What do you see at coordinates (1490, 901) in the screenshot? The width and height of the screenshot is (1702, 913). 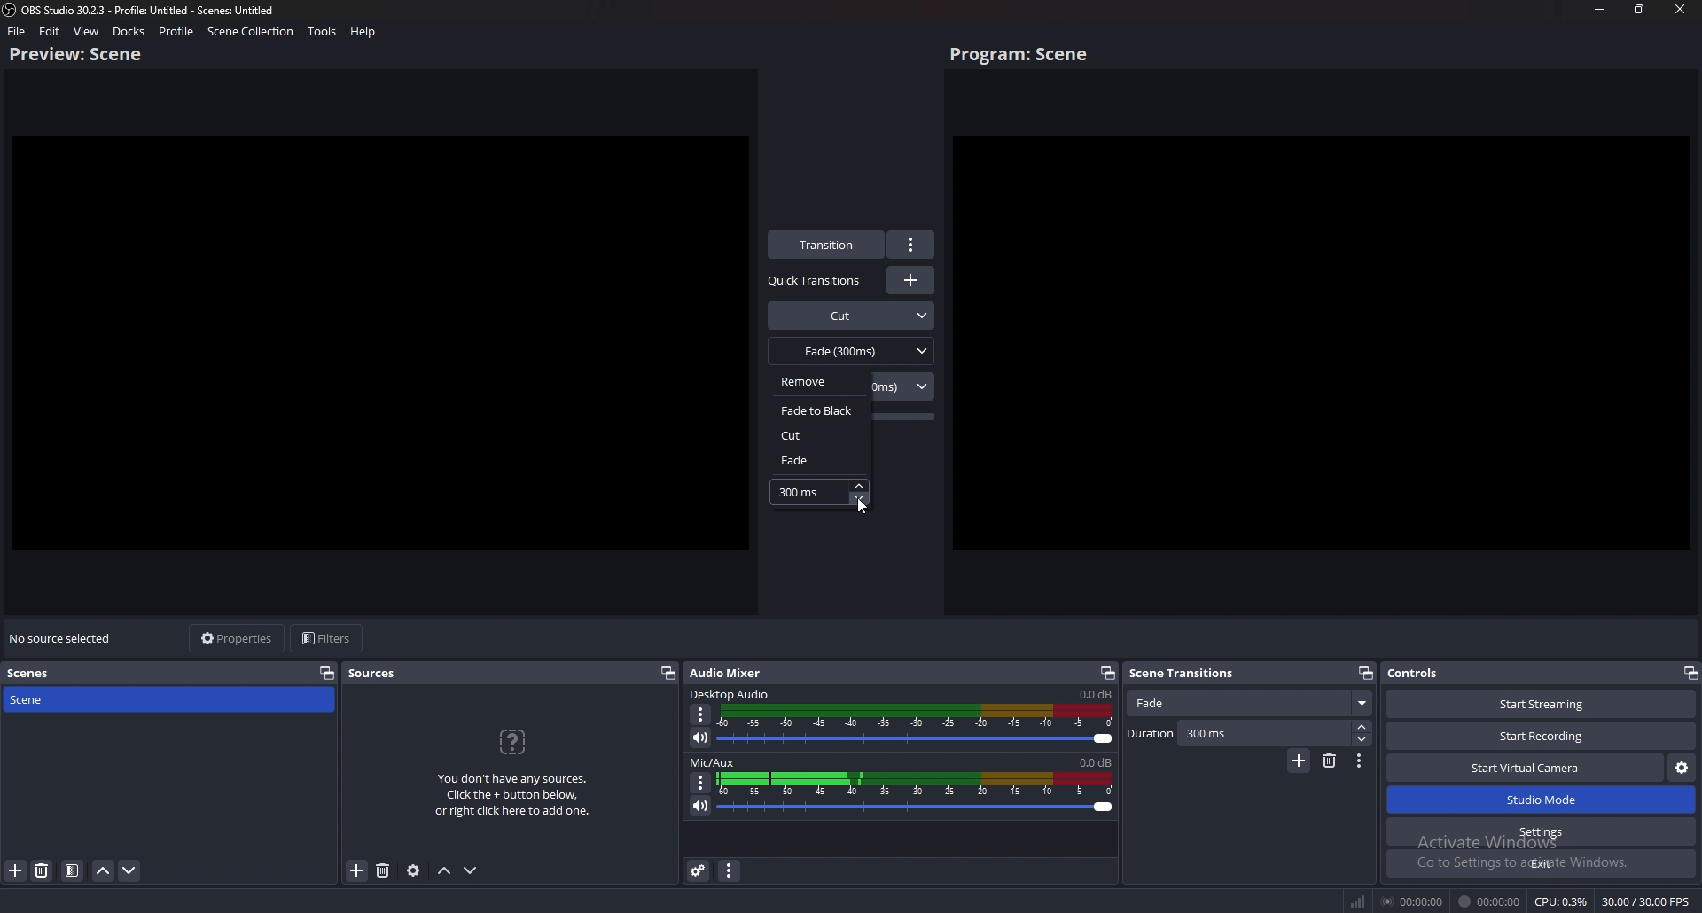 I see ` 00:00:00` at bounding box center [1490, 901].